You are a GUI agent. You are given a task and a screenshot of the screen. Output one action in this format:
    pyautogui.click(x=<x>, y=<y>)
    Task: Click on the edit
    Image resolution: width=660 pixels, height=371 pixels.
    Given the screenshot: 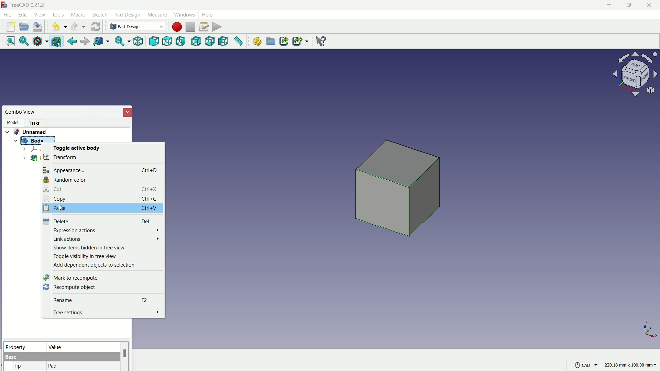 What is the action you would take?
    pyautogui.click(x=23, y=14)
    